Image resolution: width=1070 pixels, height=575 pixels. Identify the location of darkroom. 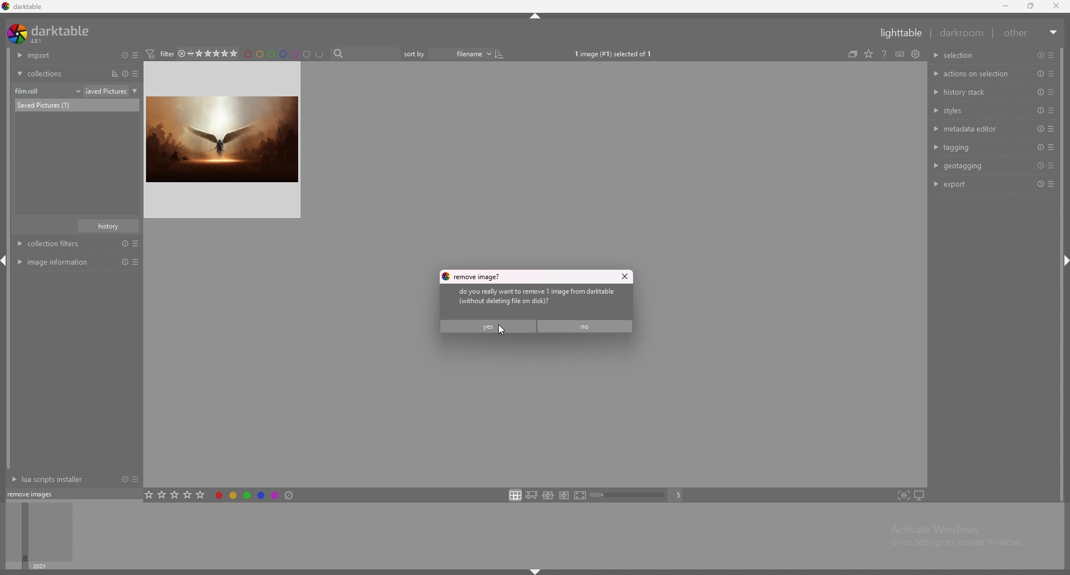
(962, 32).